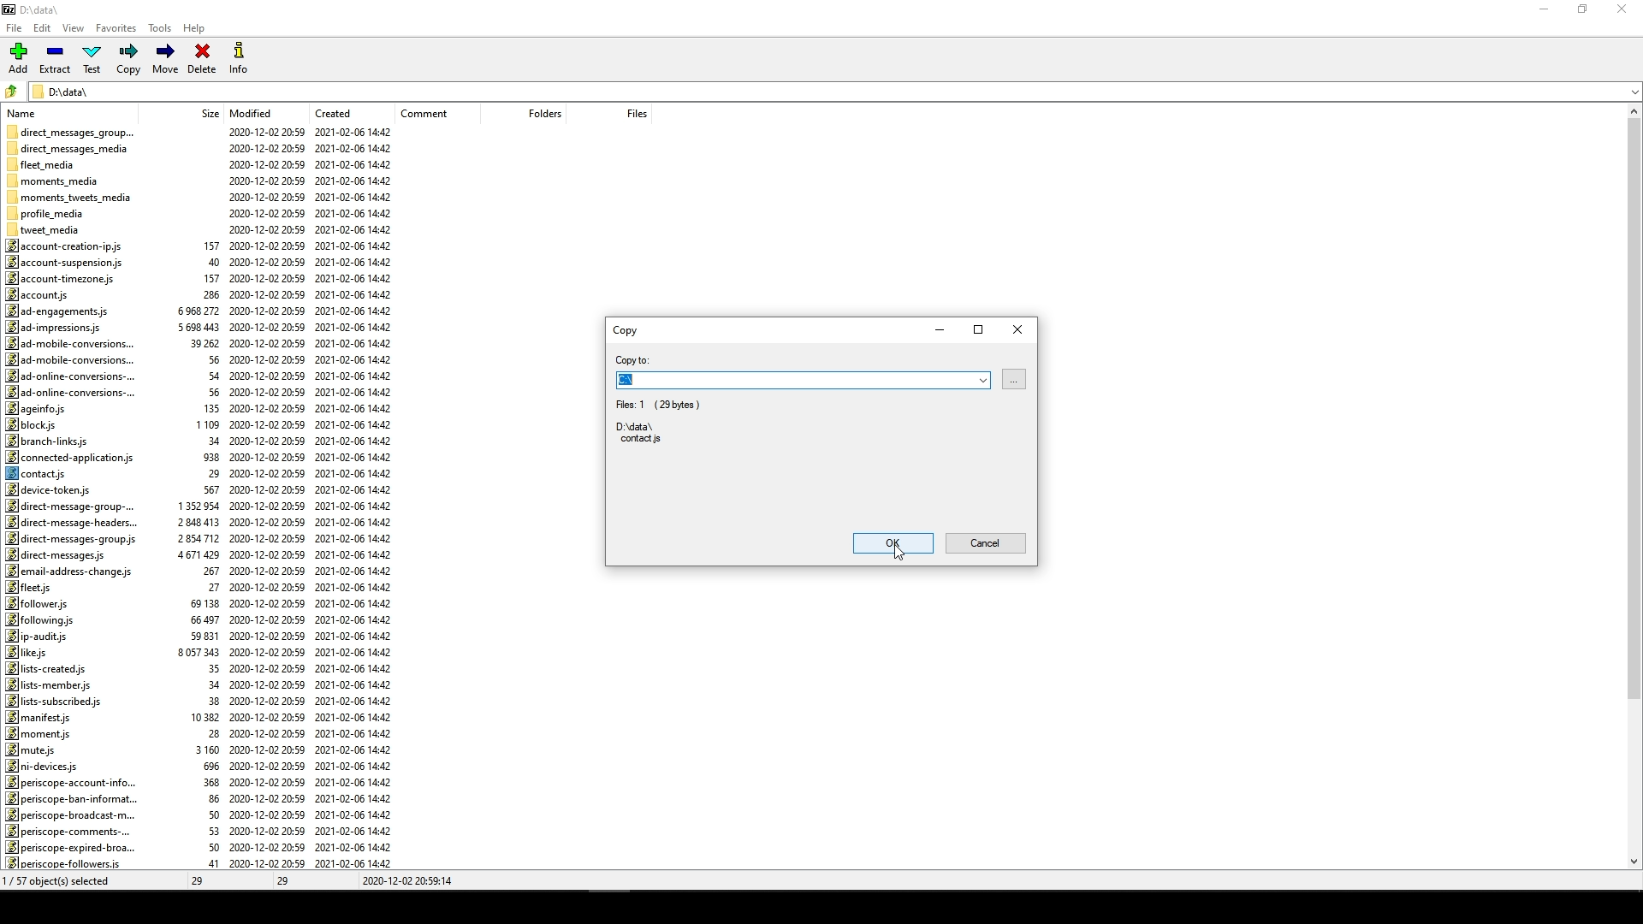 This screenshot has width=1643, height=924. I want to click on Copy, so click(625, 329).